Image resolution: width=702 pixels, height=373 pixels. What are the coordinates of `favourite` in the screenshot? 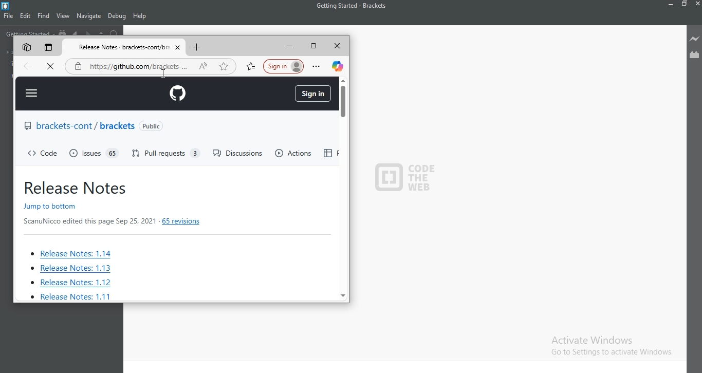 It's located at (224, 66).